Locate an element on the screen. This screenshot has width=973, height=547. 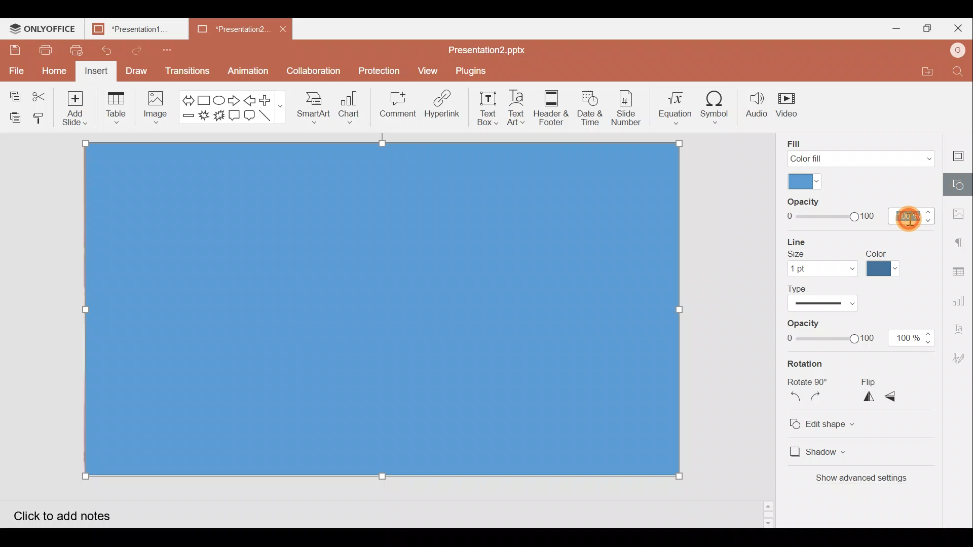
Edit shape is located at coordinates (832, 422).